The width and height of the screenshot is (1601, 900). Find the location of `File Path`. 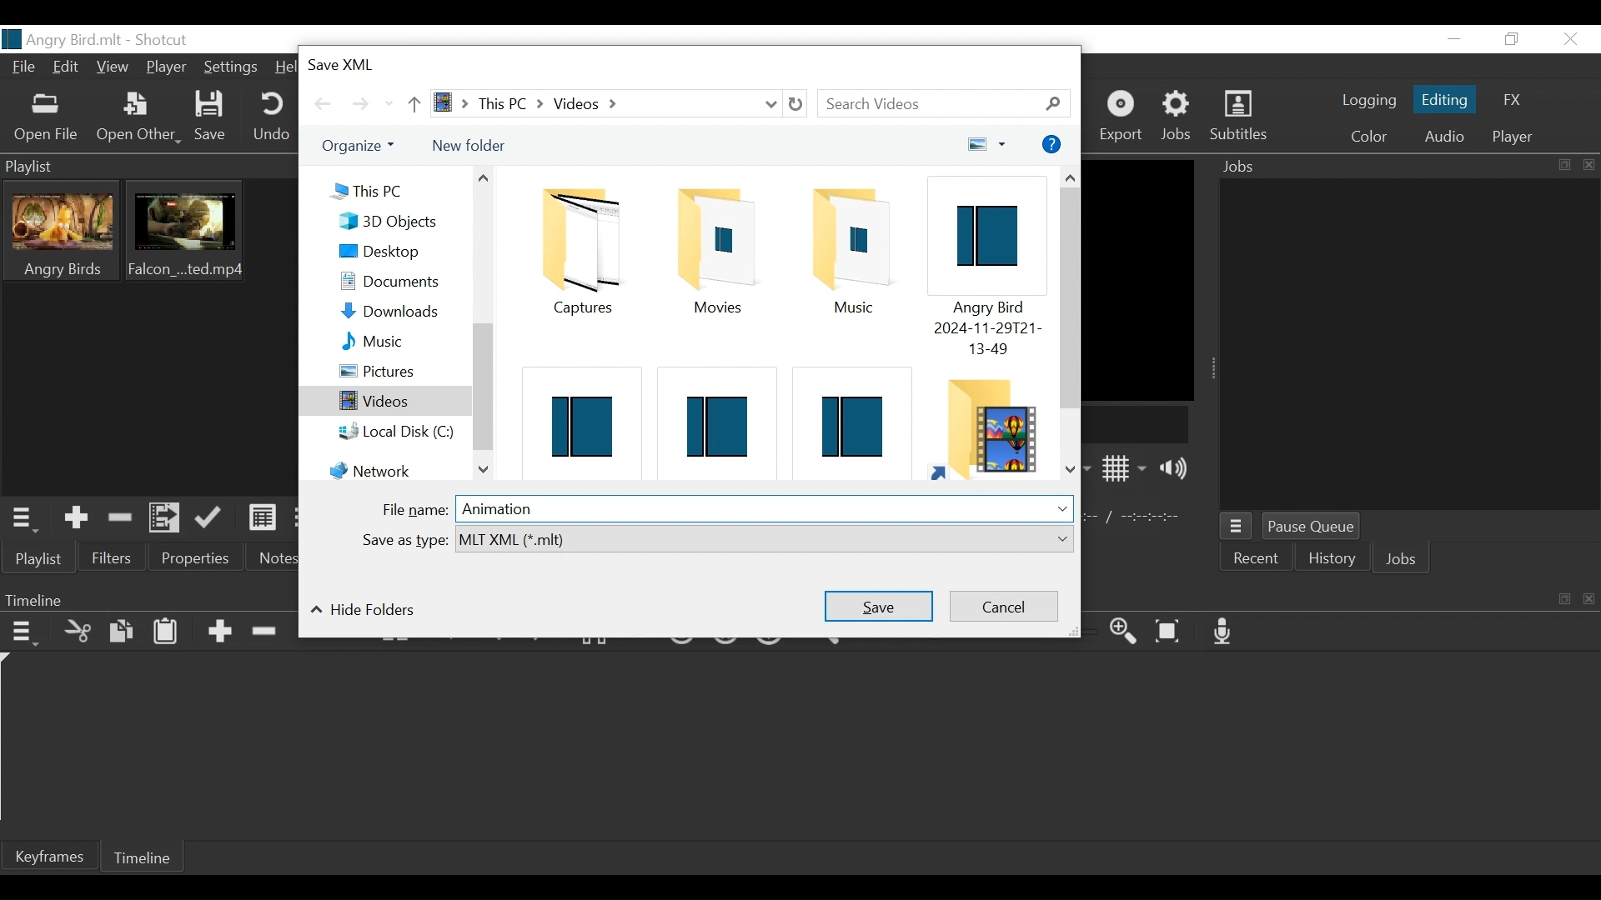

File Path is located at coordinates (603, 104).